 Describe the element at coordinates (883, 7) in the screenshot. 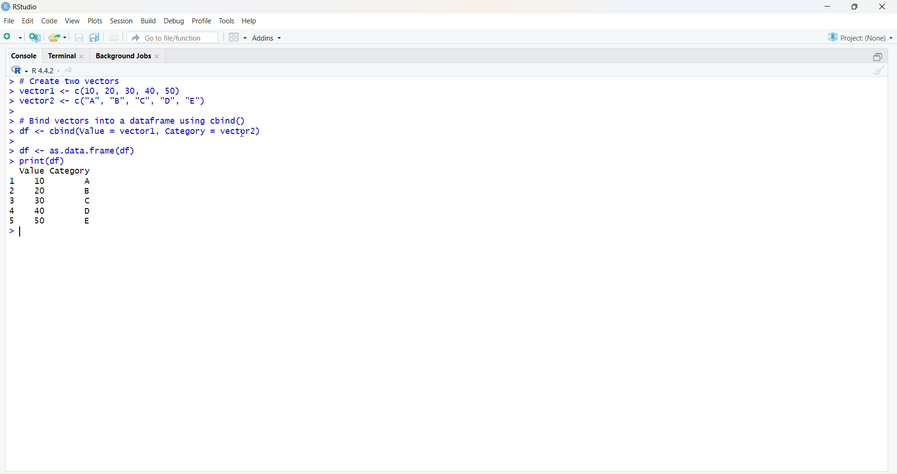

I see `Close` at that location.